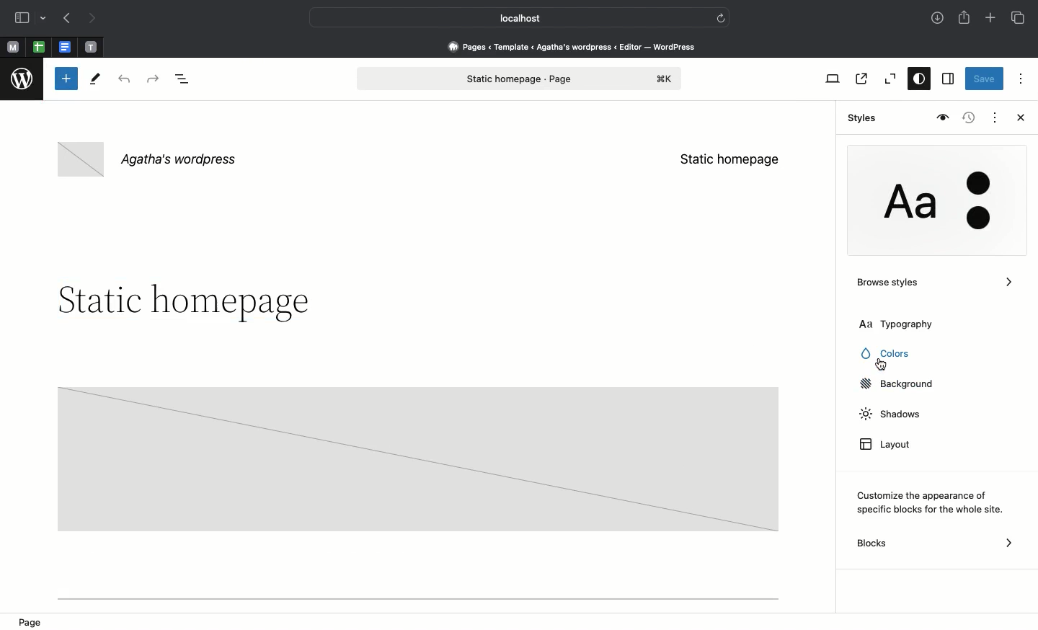 The height and width of the screenshot is (630, 1038). What do you see at coordinates (92, 19) in the screenshot?
I see `Next page` at bounding box center [92, 19].